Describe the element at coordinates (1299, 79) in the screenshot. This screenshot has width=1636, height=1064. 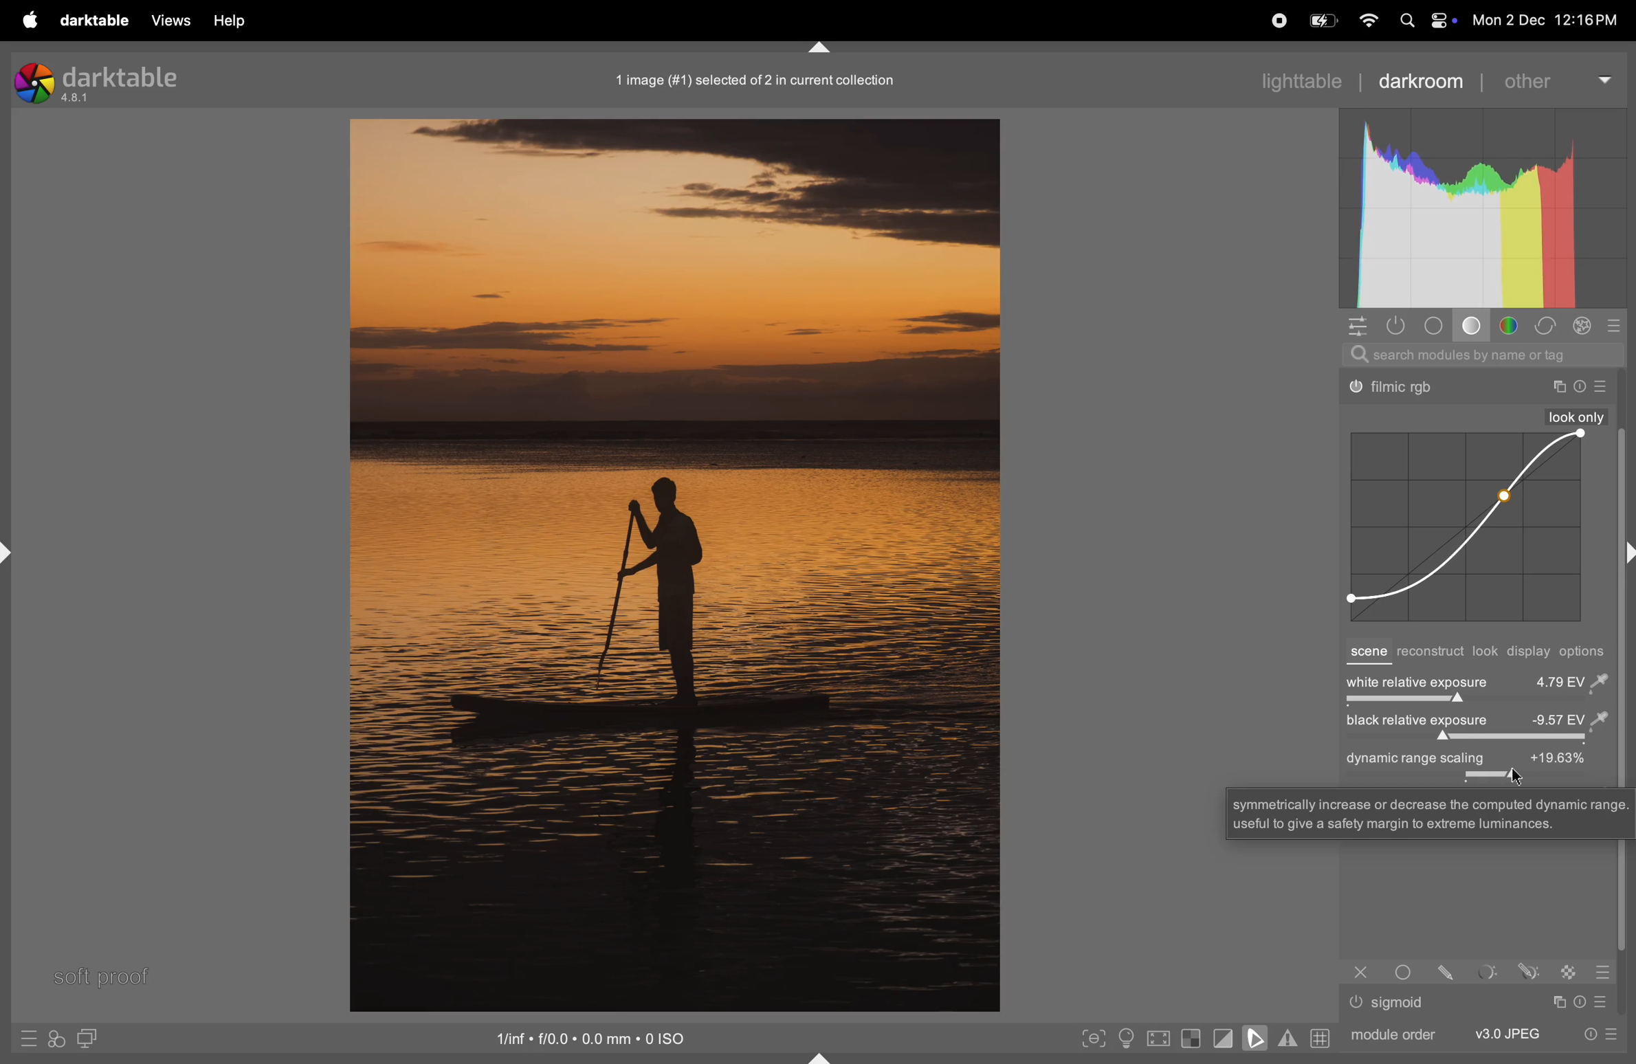
I see `lighttable` at that location.